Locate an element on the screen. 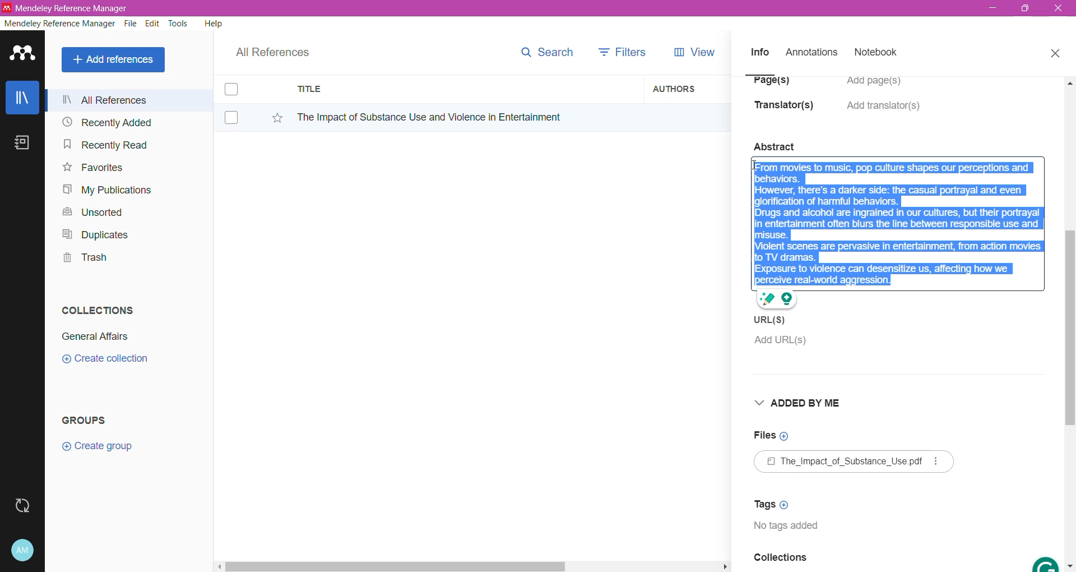 The width and height of the screenshot is (1076, 572). Mendeley Reference Manager is located at coordinates (60, 24).